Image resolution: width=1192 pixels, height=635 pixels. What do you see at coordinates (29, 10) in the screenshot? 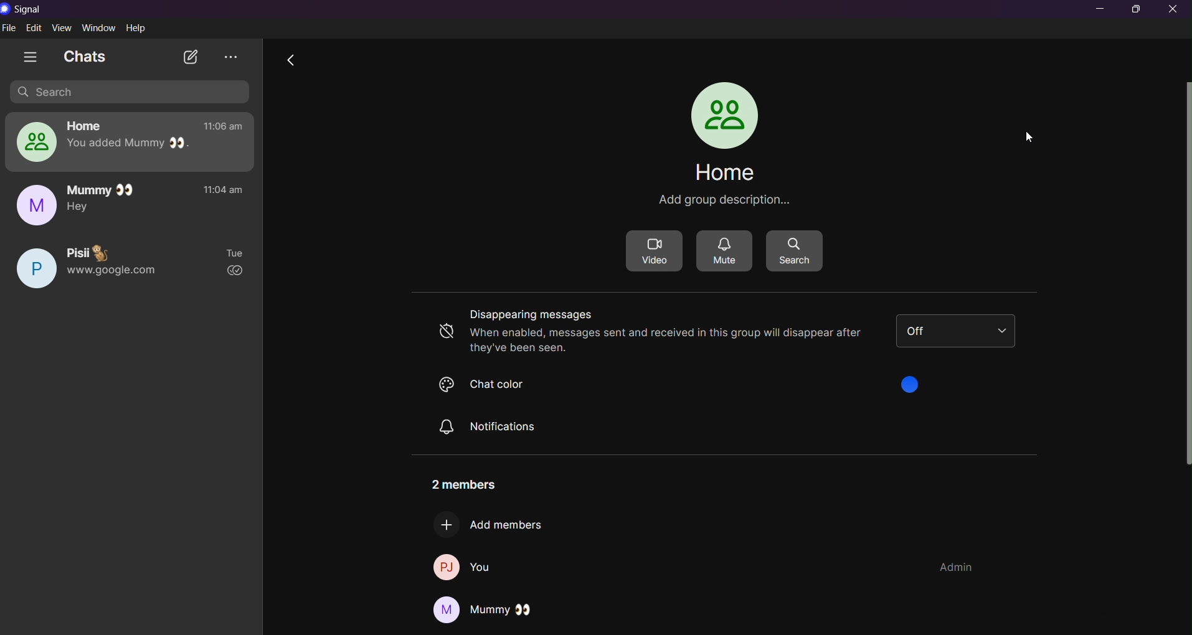
I see `title` at bounding box center [29, 10].